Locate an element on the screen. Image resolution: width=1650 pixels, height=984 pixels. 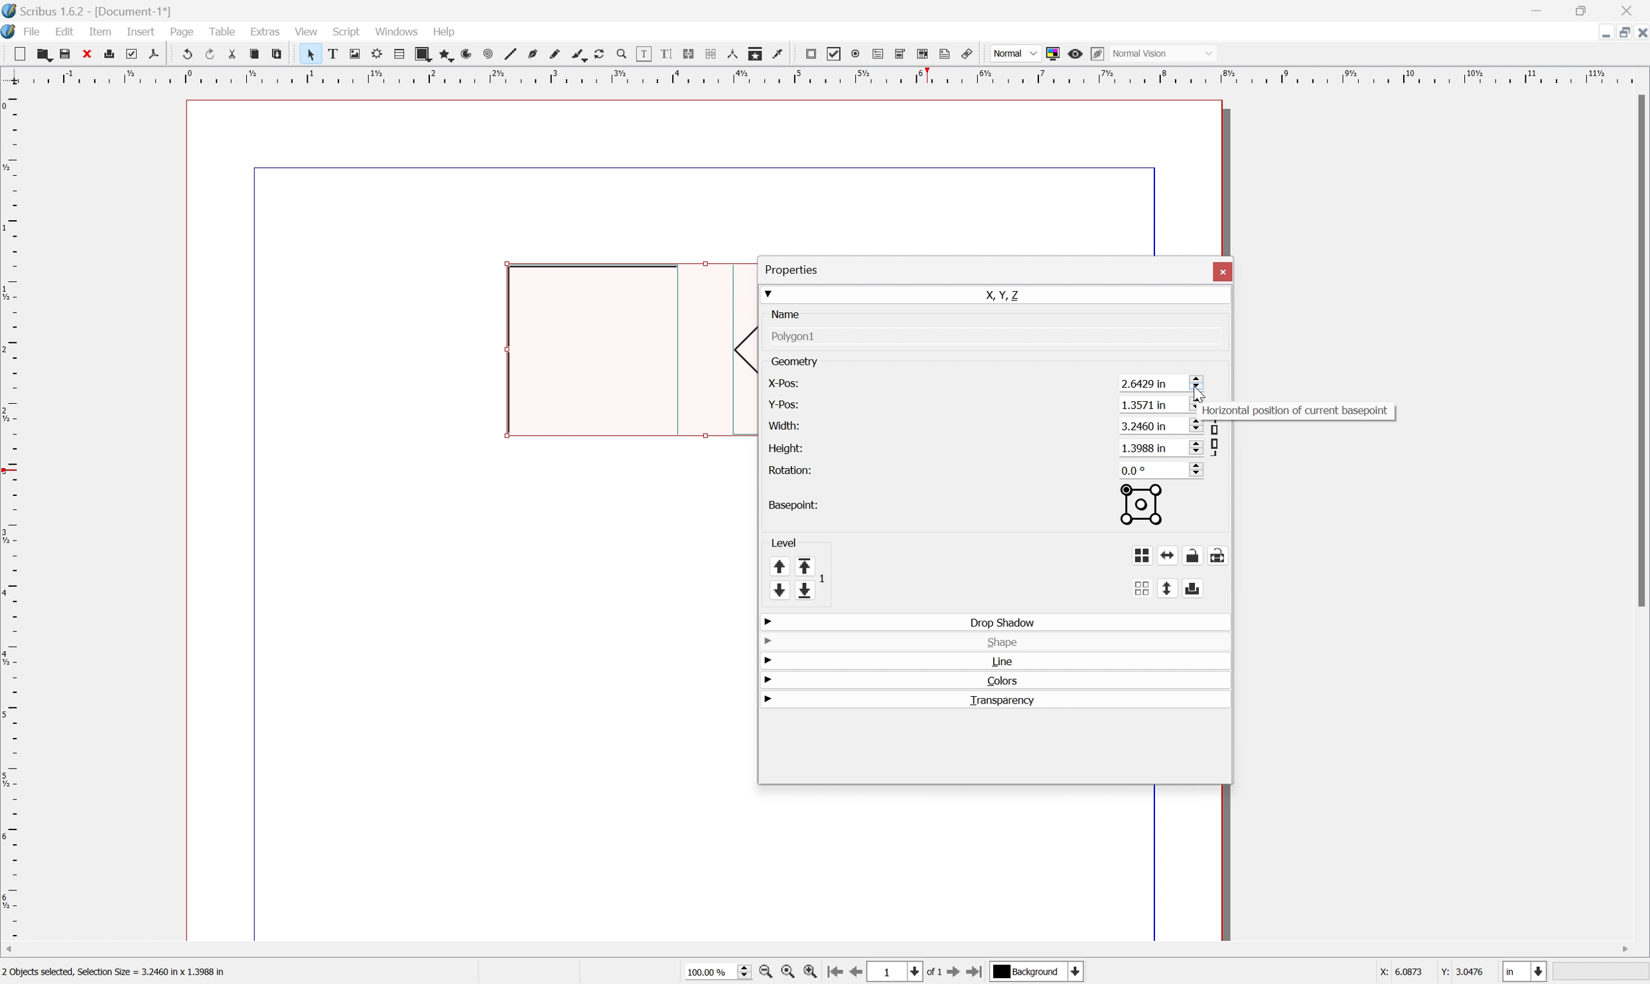
pdf push button is located at coordinates (810, 54).